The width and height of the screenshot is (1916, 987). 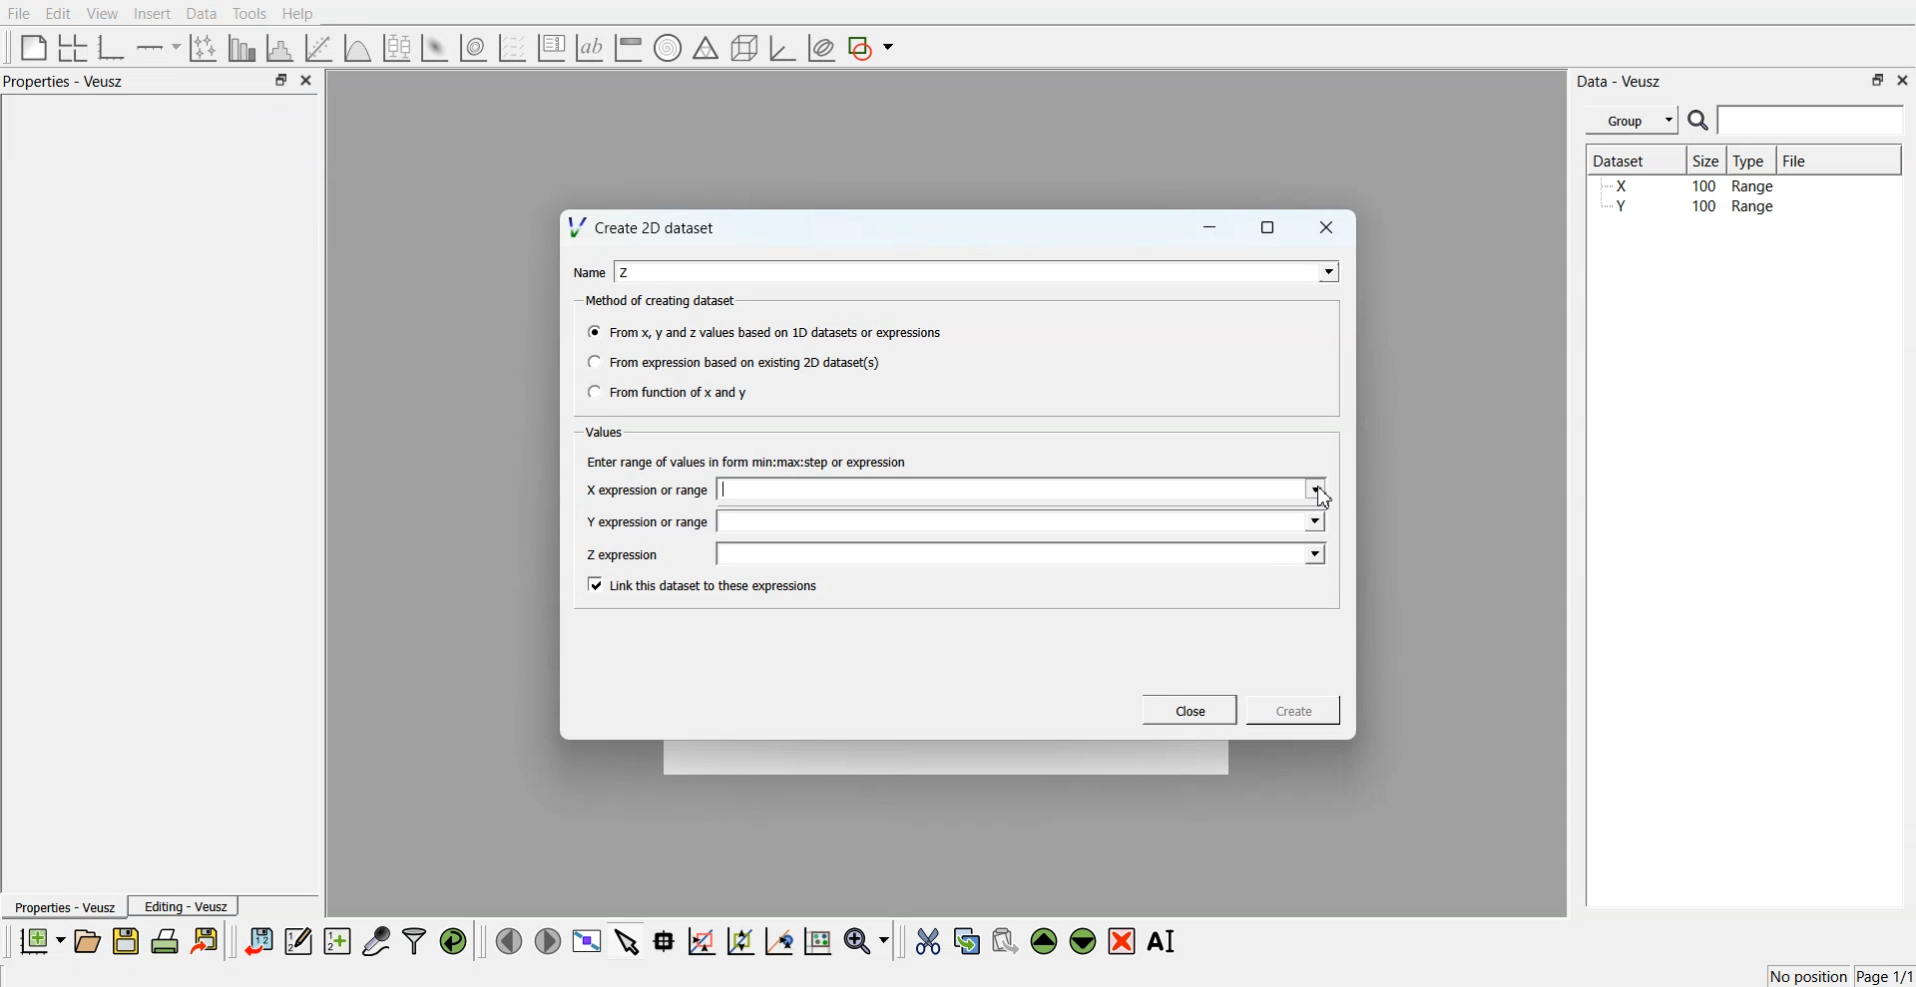 I want to click on Remove the selected widget, so click(x=1122, y=942).